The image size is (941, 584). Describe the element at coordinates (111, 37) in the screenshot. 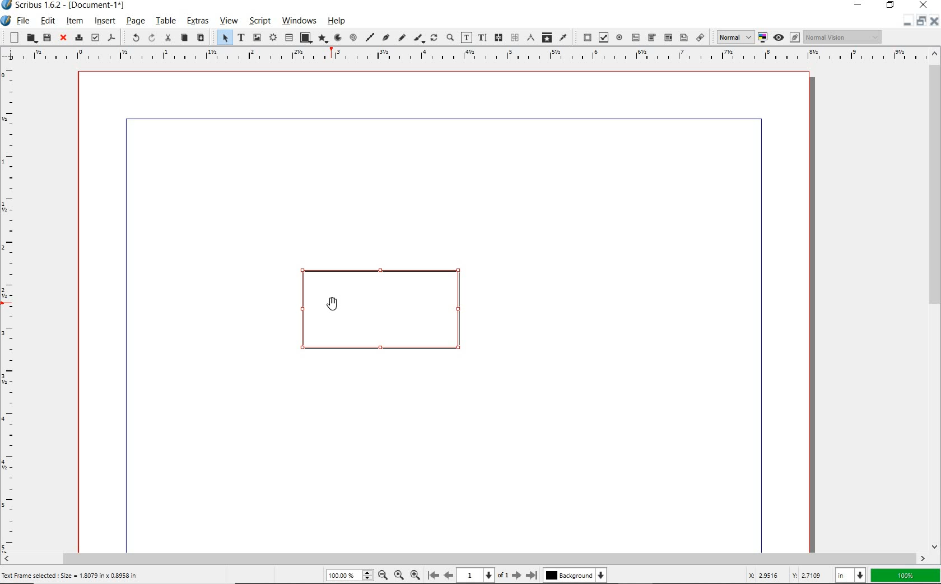

I see `save as pdf` at that location.